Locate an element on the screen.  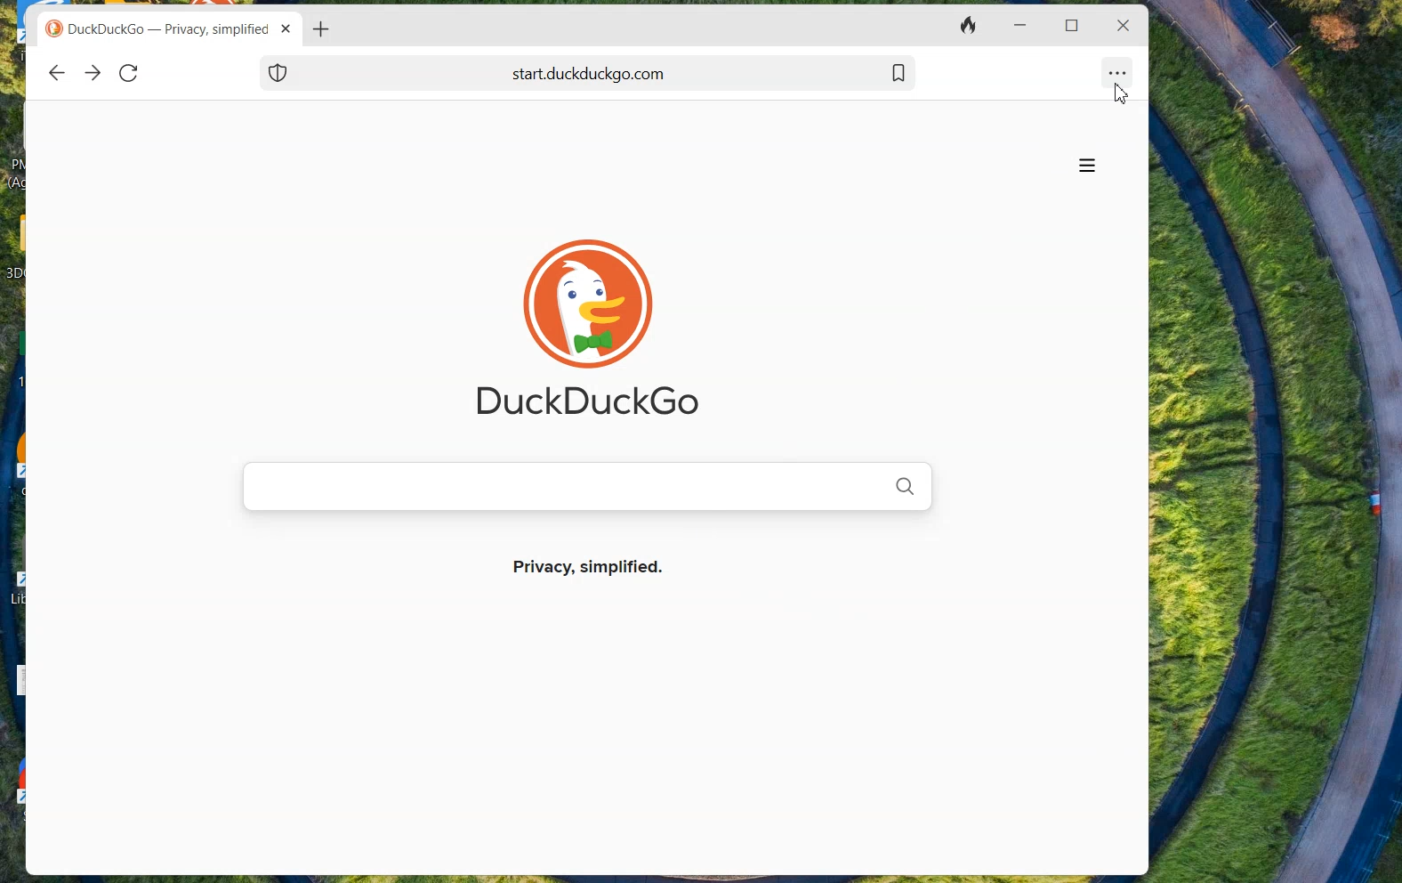
Add new Tab is located at coordinates (322, 28).